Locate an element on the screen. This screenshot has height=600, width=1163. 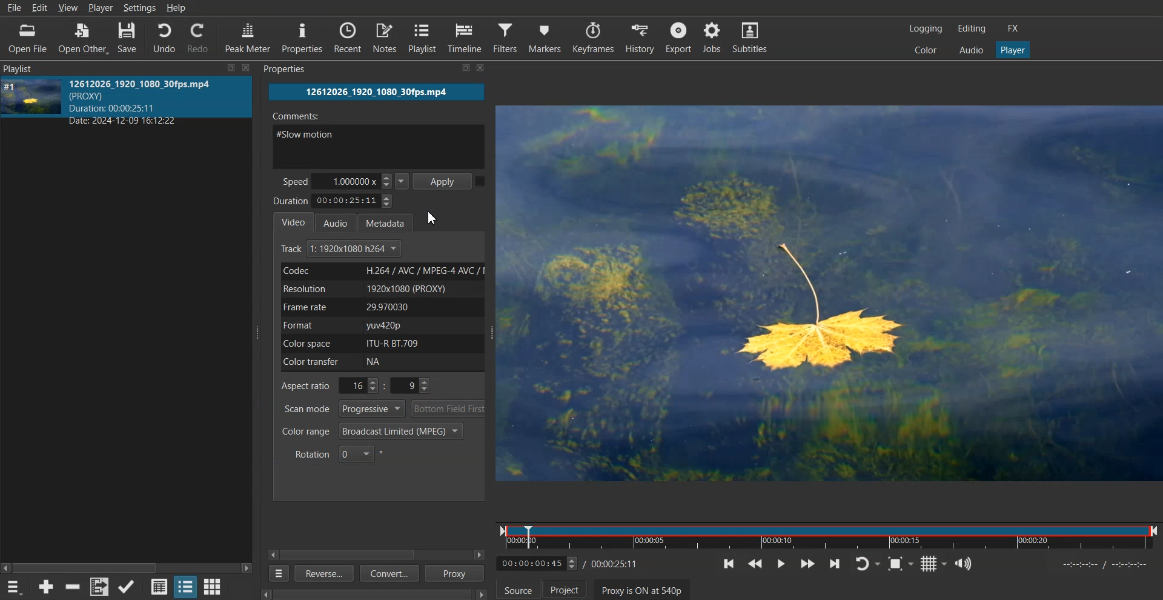
Scan Mode Progressive is located at coordinates (343, 408).